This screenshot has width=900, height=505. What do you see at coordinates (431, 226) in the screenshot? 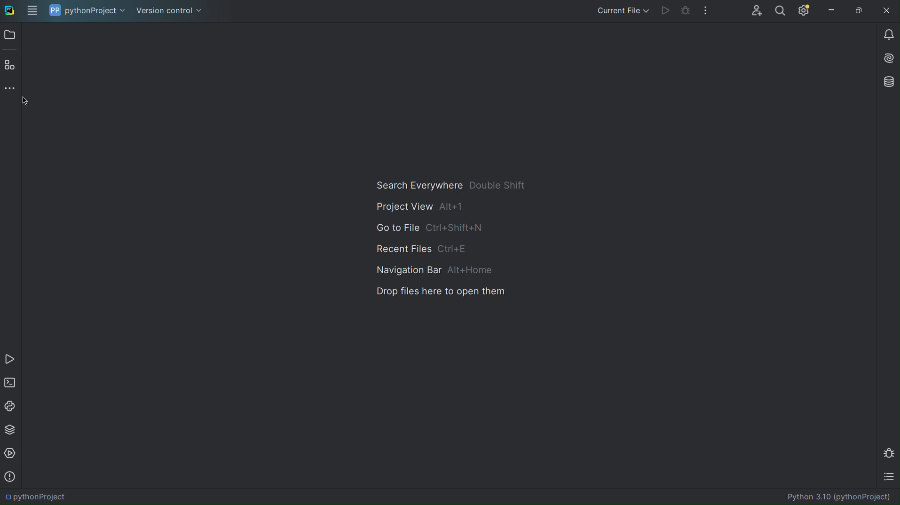
I see `Go to File` at bounding box center [431, 226].